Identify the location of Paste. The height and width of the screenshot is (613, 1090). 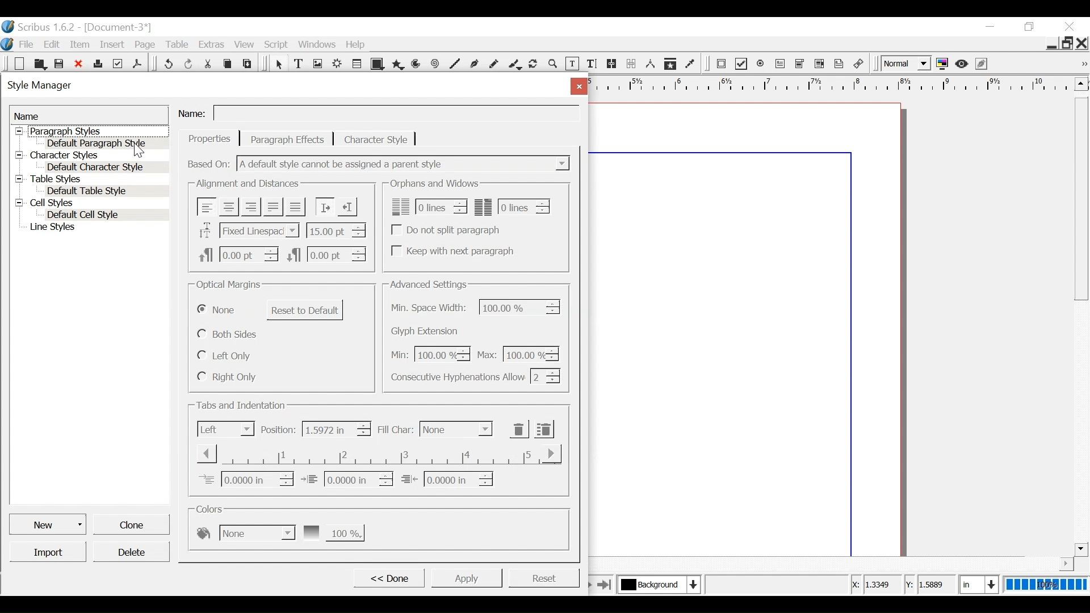
(249, 63).